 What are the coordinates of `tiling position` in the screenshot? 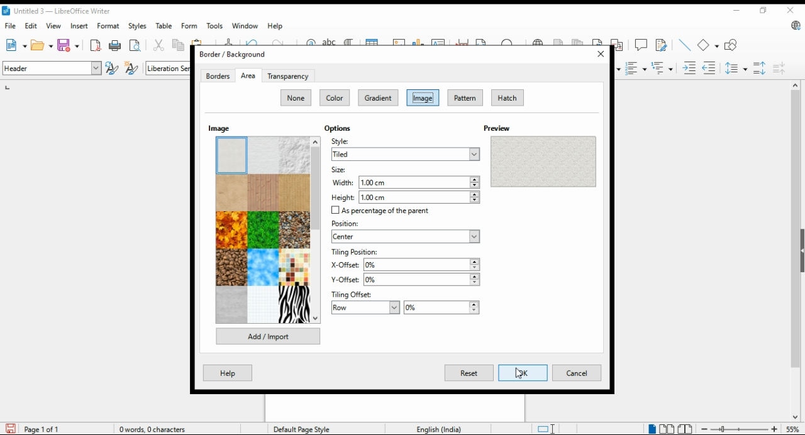 It's located at (361, 252).